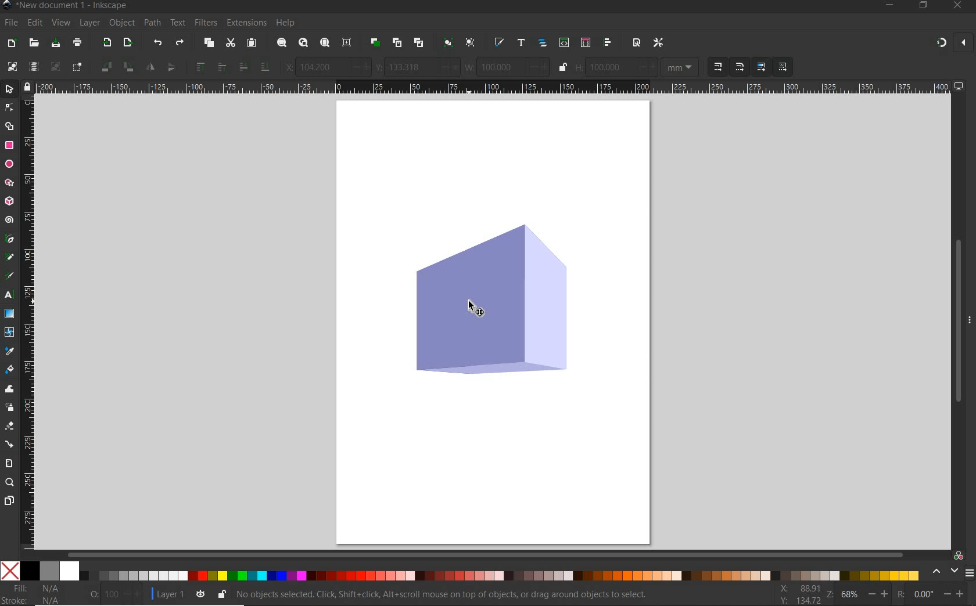 Image resolution: width=976 pixels, height=606 pixels. What do you see at coordinates (164, 594) in the screenshot?
I see `CURRENT LAYER` at bounding box center [164, 594].